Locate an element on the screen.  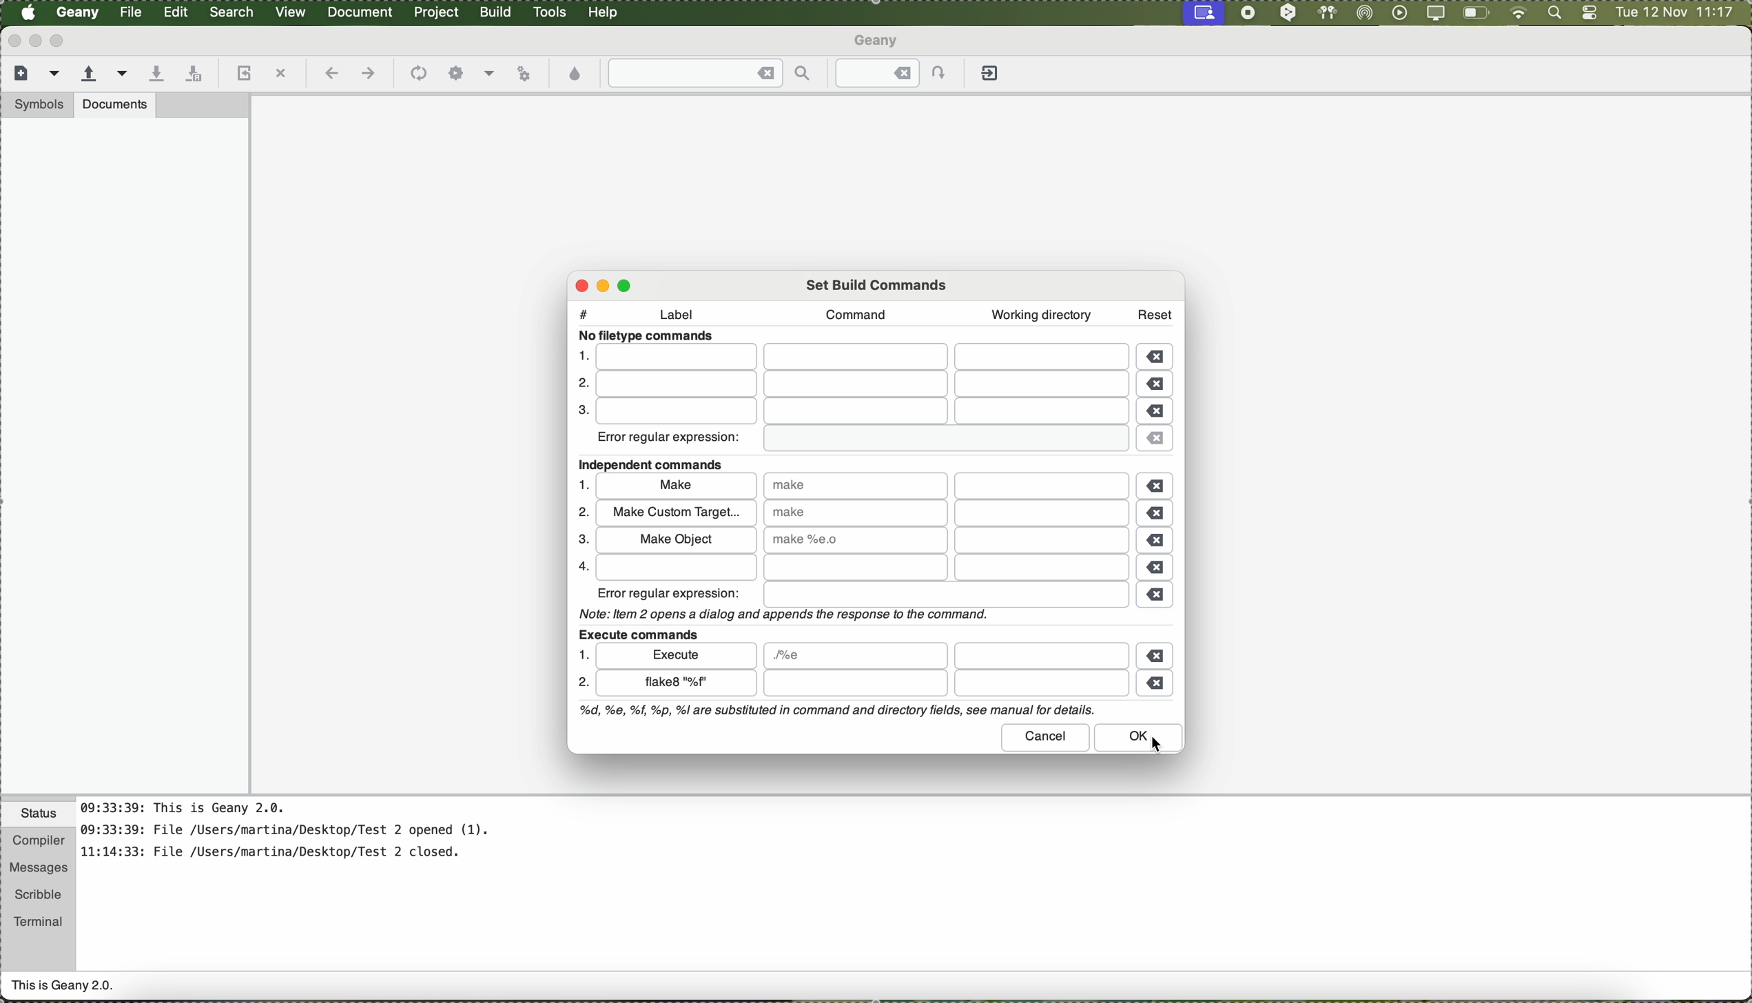
minimize is located at coordinates (608, 285).